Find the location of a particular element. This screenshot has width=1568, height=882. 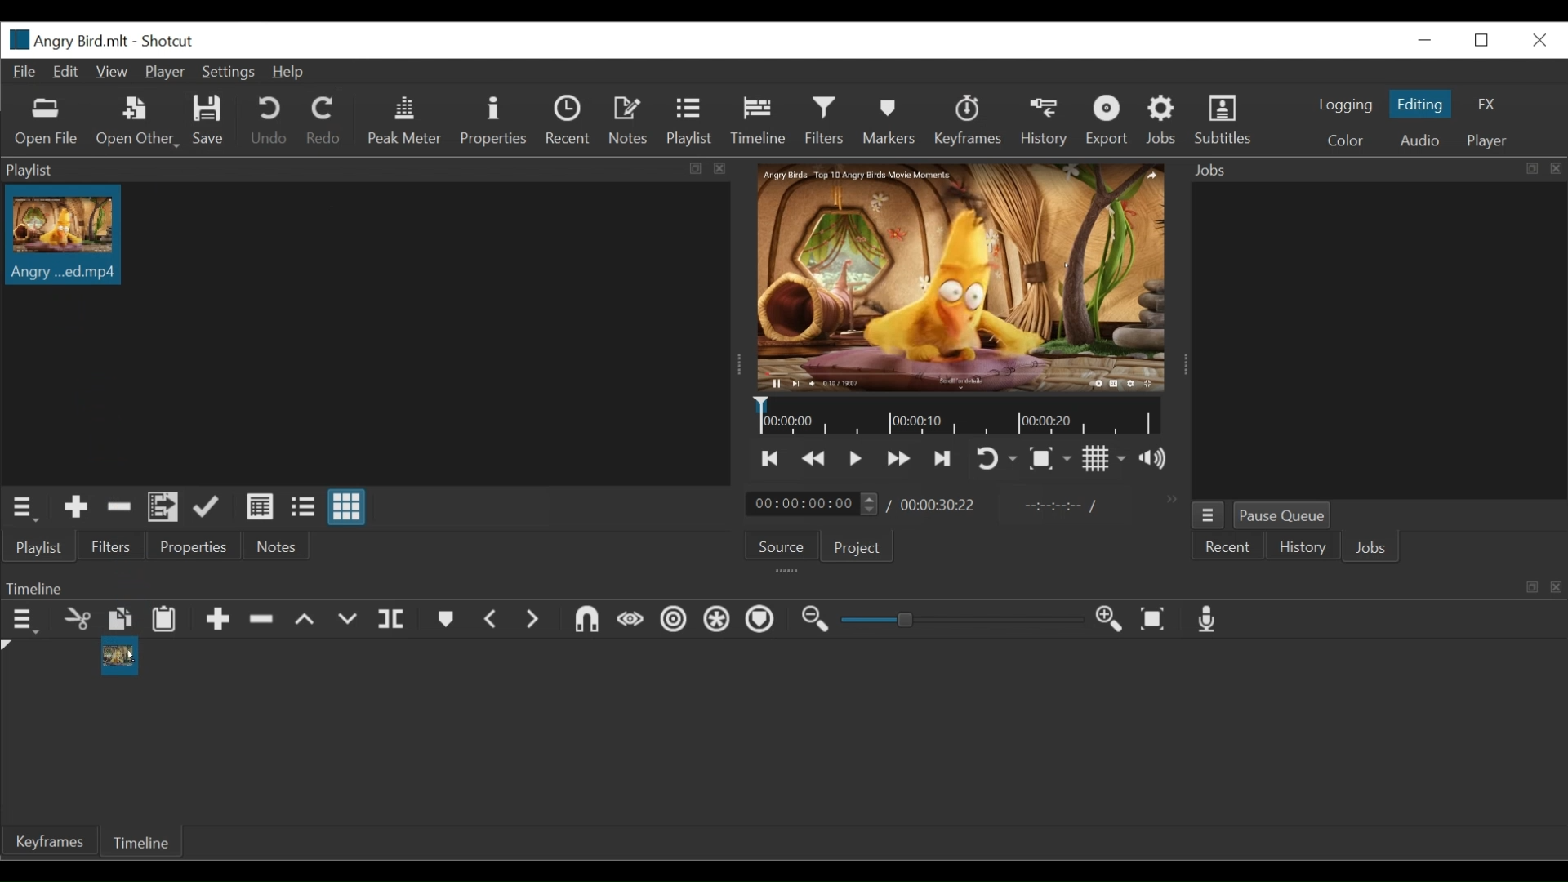

split payhead is located at coordinates (391, 619).